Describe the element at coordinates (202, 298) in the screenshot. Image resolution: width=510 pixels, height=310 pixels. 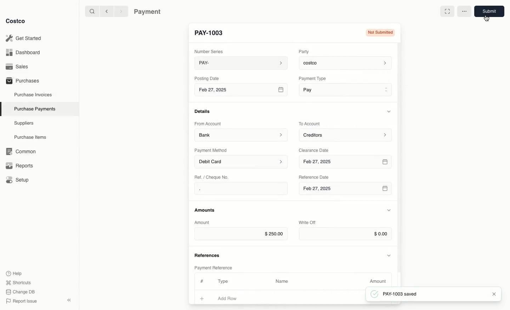
I see `Add` at that location.